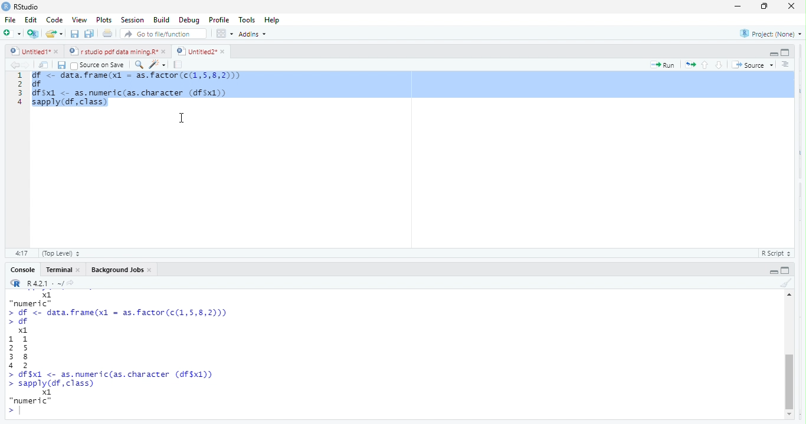 This screenshot has height=424, width=806. I want to click on (Top Level) , so click(59, 253).